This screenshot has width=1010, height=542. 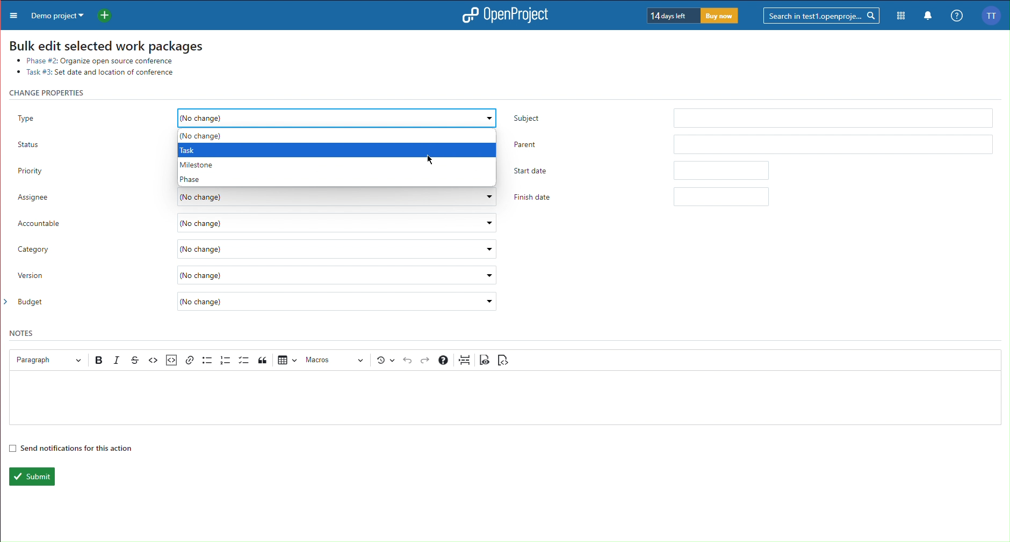 I want to click on Type, so click(x=88, y=113).